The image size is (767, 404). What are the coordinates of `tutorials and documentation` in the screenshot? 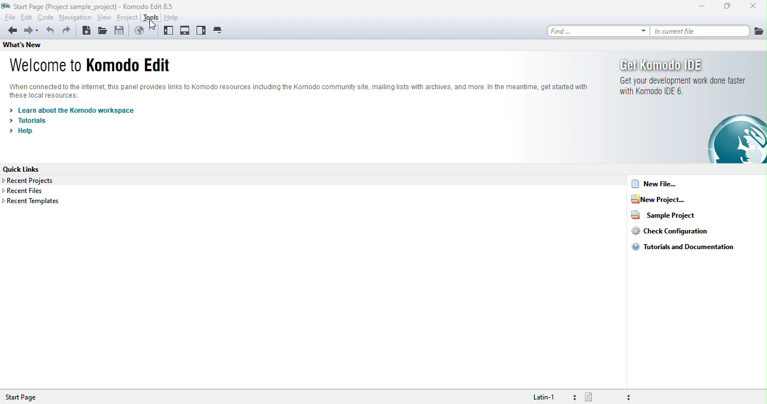 It's located at (683, 250).